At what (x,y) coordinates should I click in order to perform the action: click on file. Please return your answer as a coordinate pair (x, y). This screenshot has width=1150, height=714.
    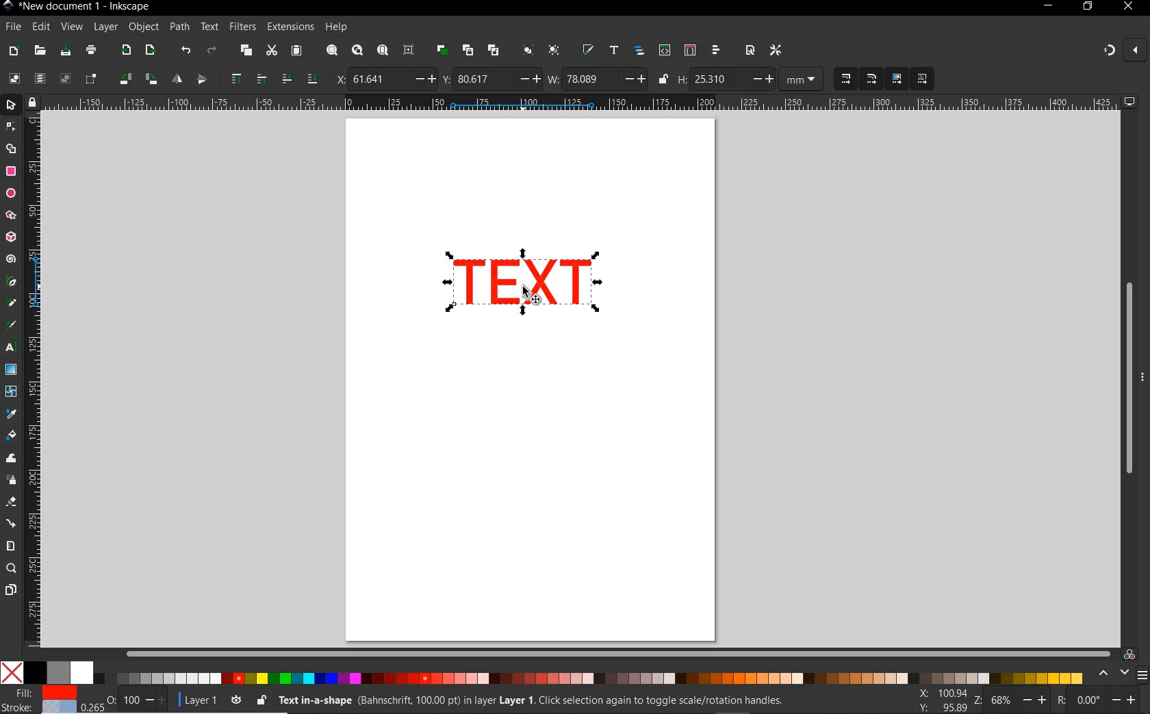
    Looking at the image, I should click on (12, 27).